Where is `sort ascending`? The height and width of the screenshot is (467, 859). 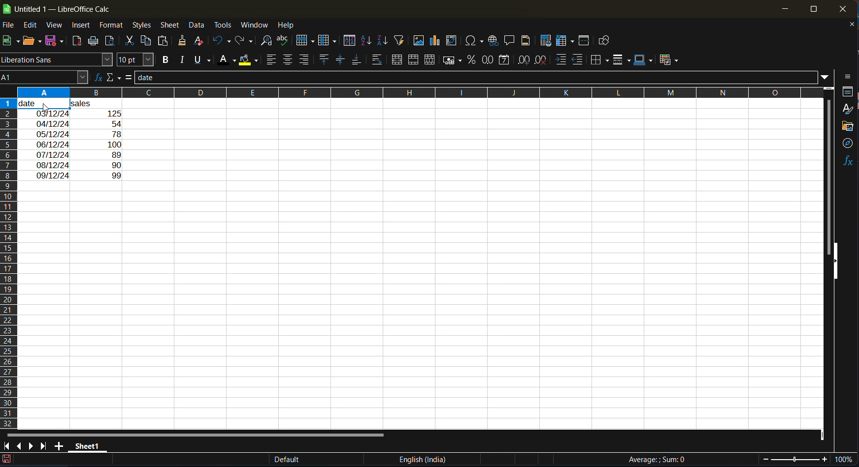
sort ascending is located at coordinates (367, 41).